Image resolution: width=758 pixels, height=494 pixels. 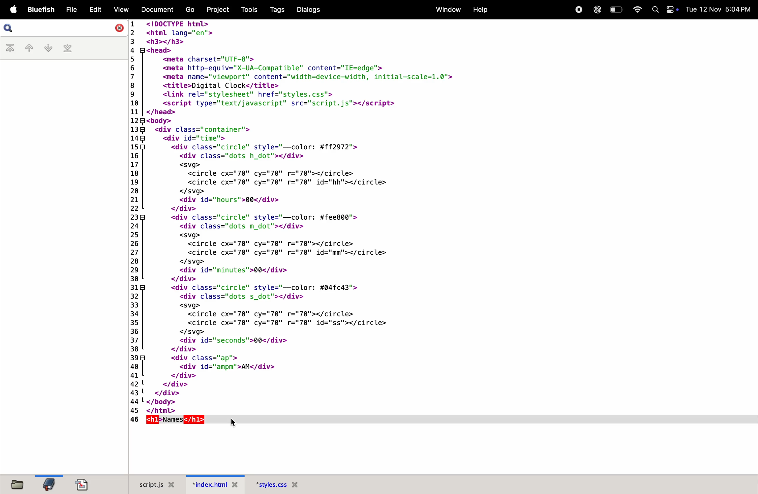 What do you see at coordinates (155, 9) in the screenshot?
I see `document` at bounding box center [155, 9].